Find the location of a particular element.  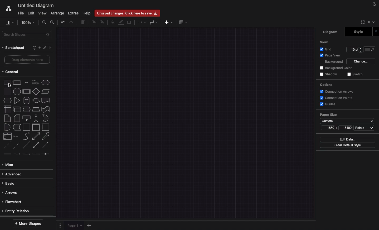

Fill color is located at coordinates (370, 50).